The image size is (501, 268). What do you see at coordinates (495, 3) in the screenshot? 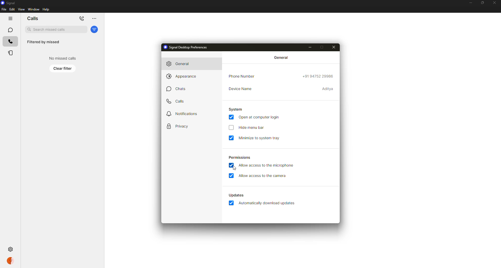
I see `close` at bounding box center [495, 3].